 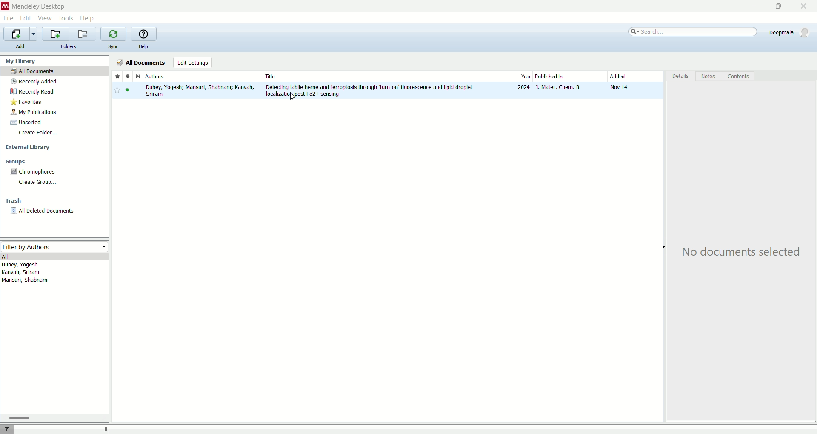 What do you see at coordinates (26, 122) in the screenshot?
I see `unsorted` at bounding box center [26, 122].